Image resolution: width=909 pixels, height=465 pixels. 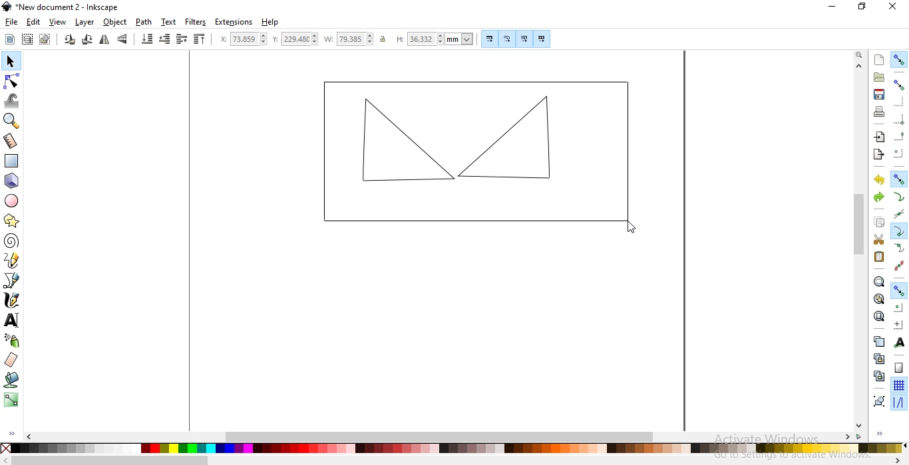 What do you see at coordinates (196, 23) in the screenshot?
I see `filters` at bounding box center [196, 23].